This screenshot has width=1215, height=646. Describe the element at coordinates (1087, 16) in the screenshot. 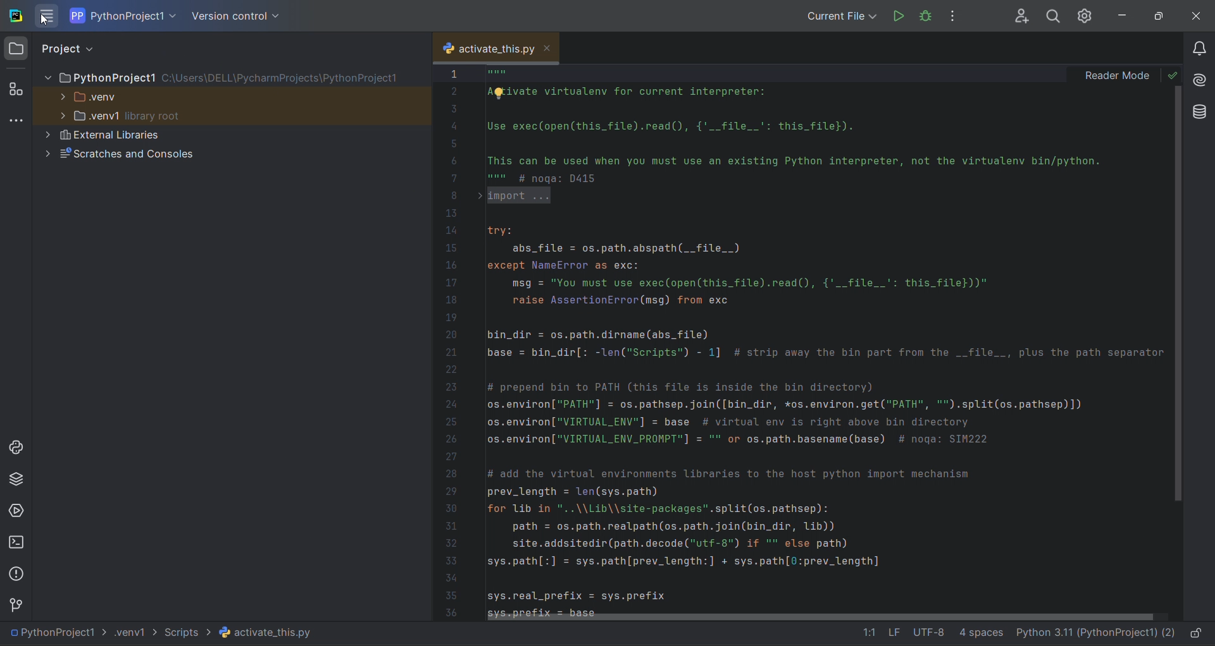

I see `settings` at that location.